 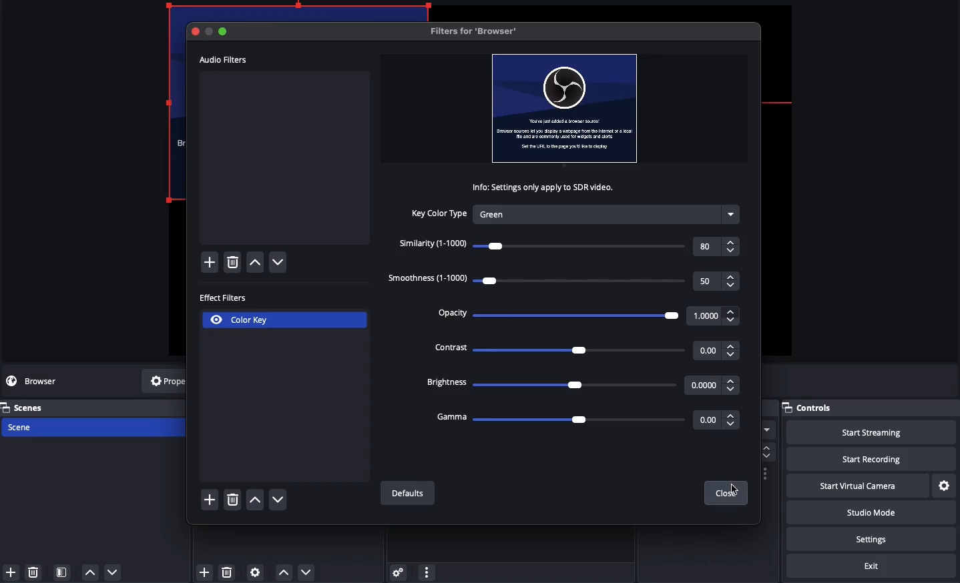 I want to click on Filters for browser, so click(x=477, y=31).